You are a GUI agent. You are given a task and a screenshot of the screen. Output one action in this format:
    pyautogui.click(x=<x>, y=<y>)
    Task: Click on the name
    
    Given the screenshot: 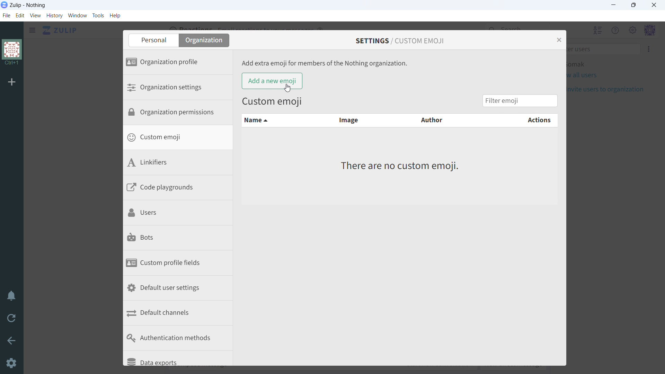 What is the action you would take?
    pyautogui.click(x=276, y=121)
    